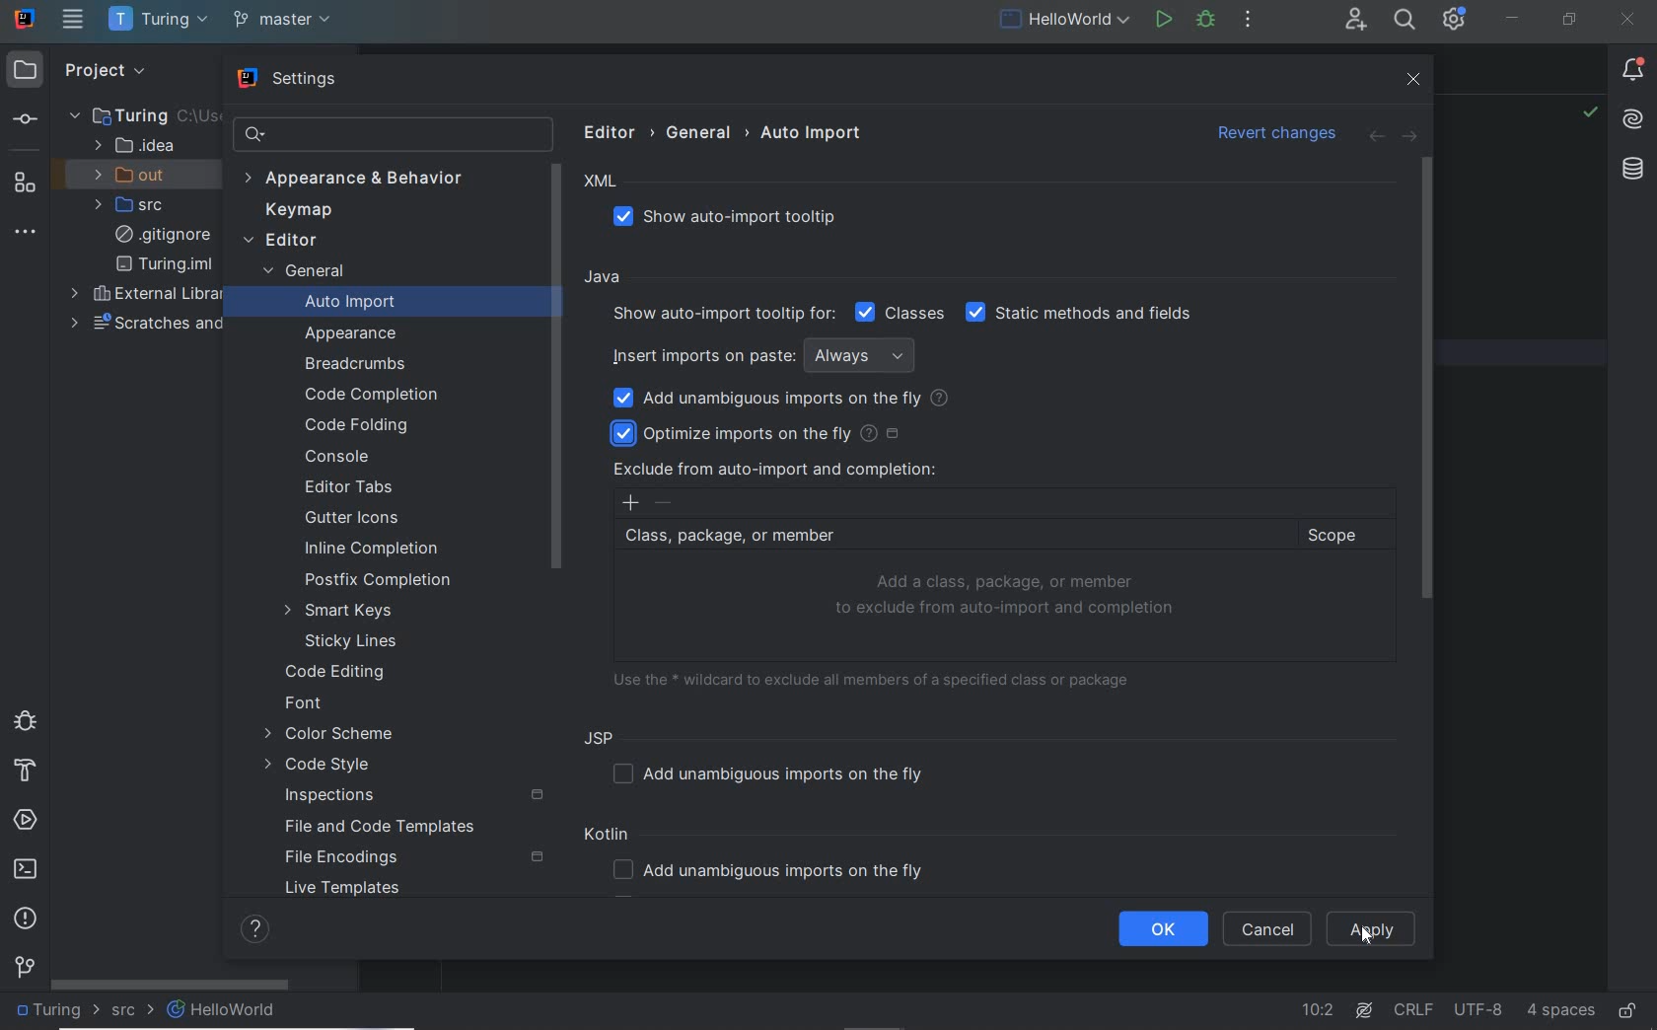 This screenshot has width=1657, height=1030. I want to click on MINIMIZE, so click(1513, 18).